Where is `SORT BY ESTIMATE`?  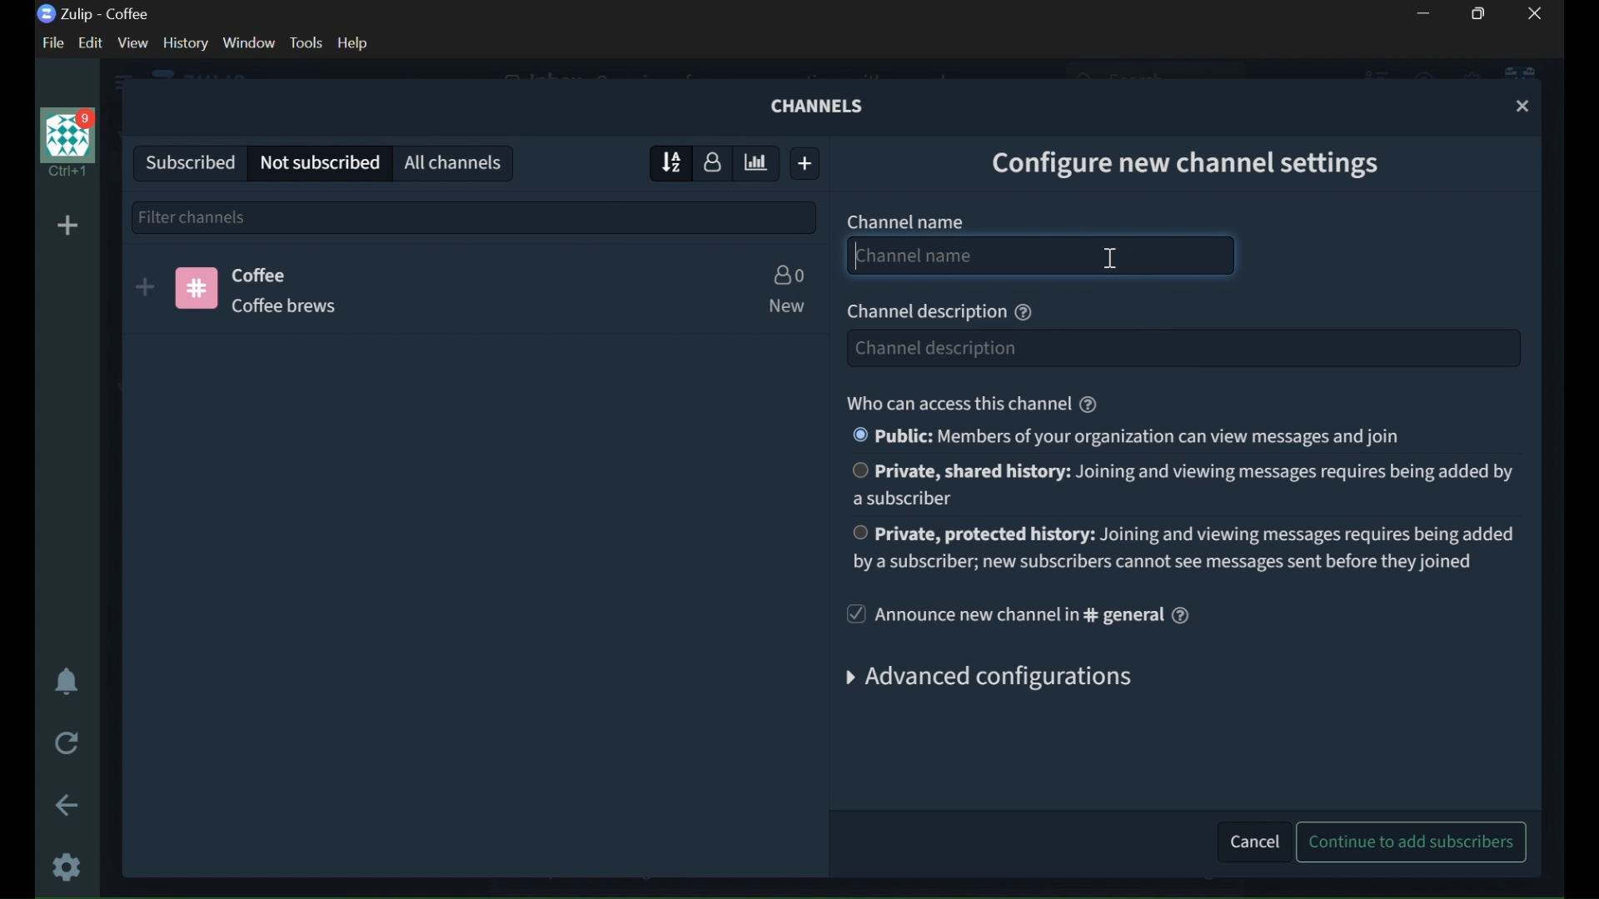
SORT BY ESTIMATE is located at coordinates (758, 164).